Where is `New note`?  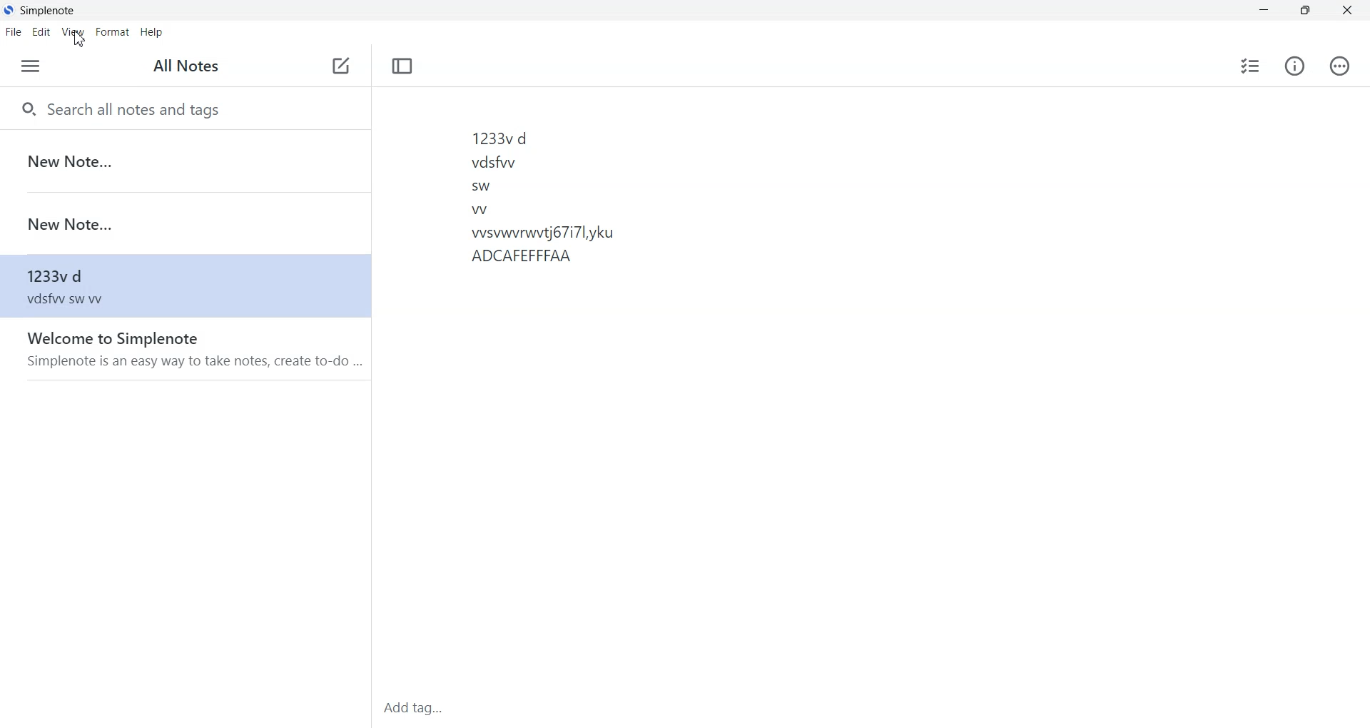 New note is located at coordinates (342, 67).